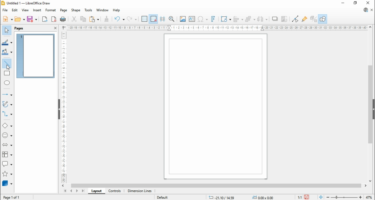 The height and width of the screenshot is (200, 375). What do you see at coordinates (76, 10) in the screenshot?
I see `shape` at bounding box center [76, 10].